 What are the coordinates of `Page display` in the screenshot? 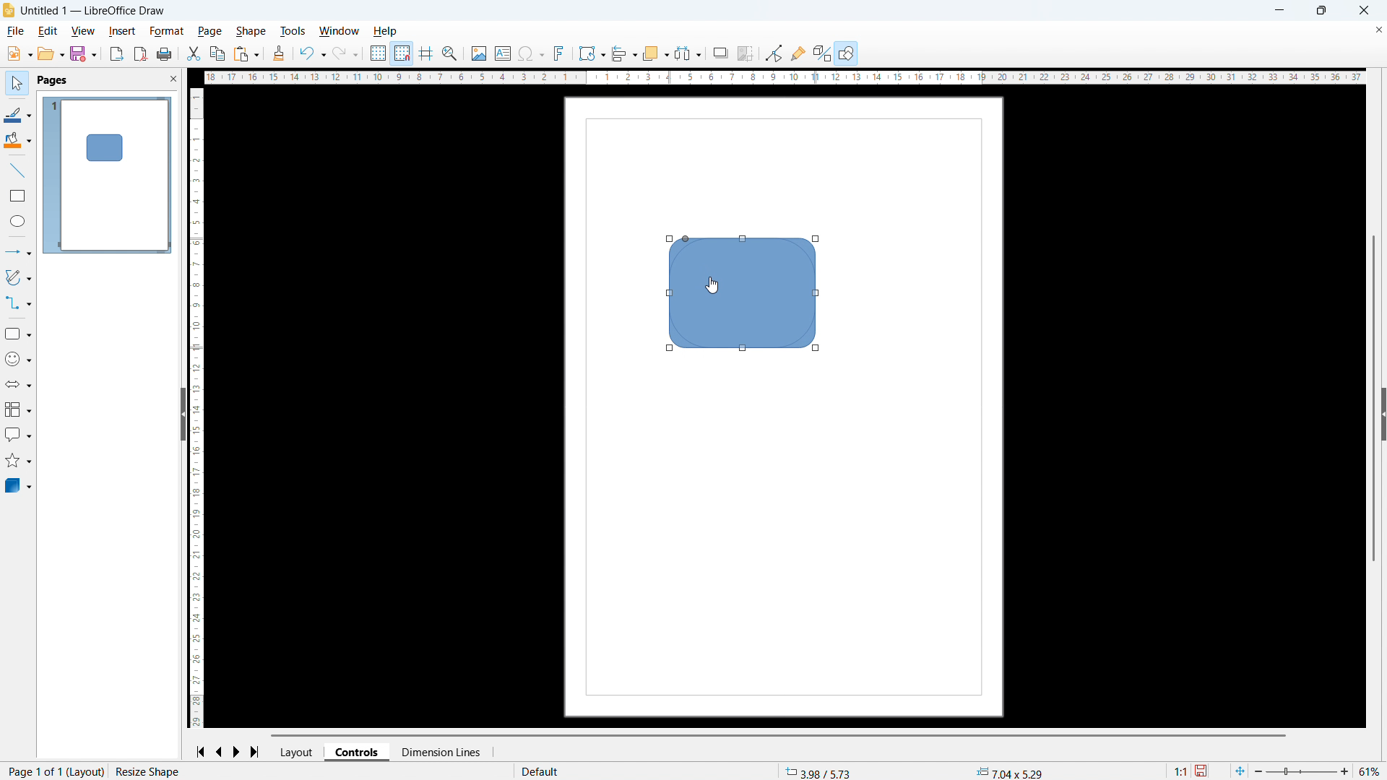 It's located at (107, 174).